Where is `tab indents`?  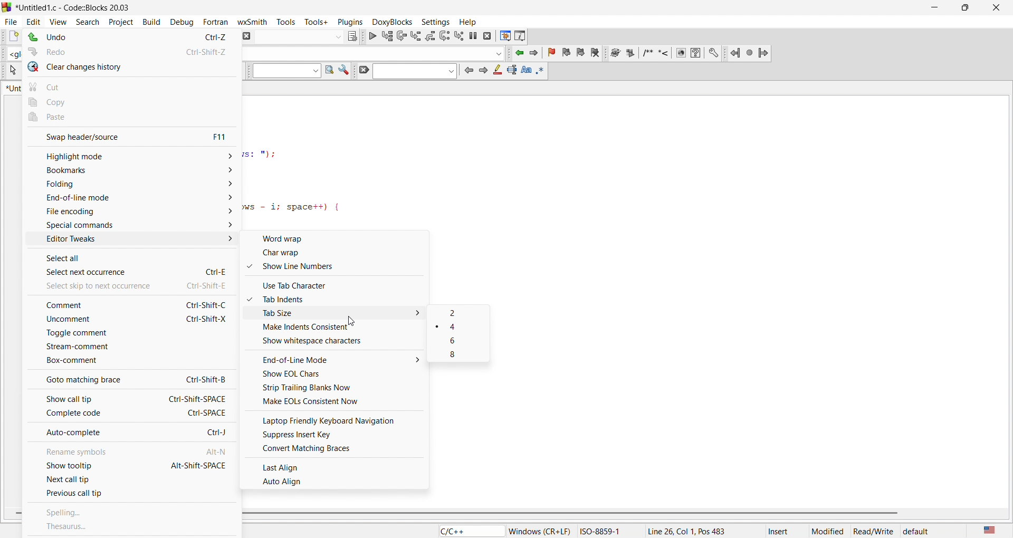 tab indents is located at coordinates (340, 300).